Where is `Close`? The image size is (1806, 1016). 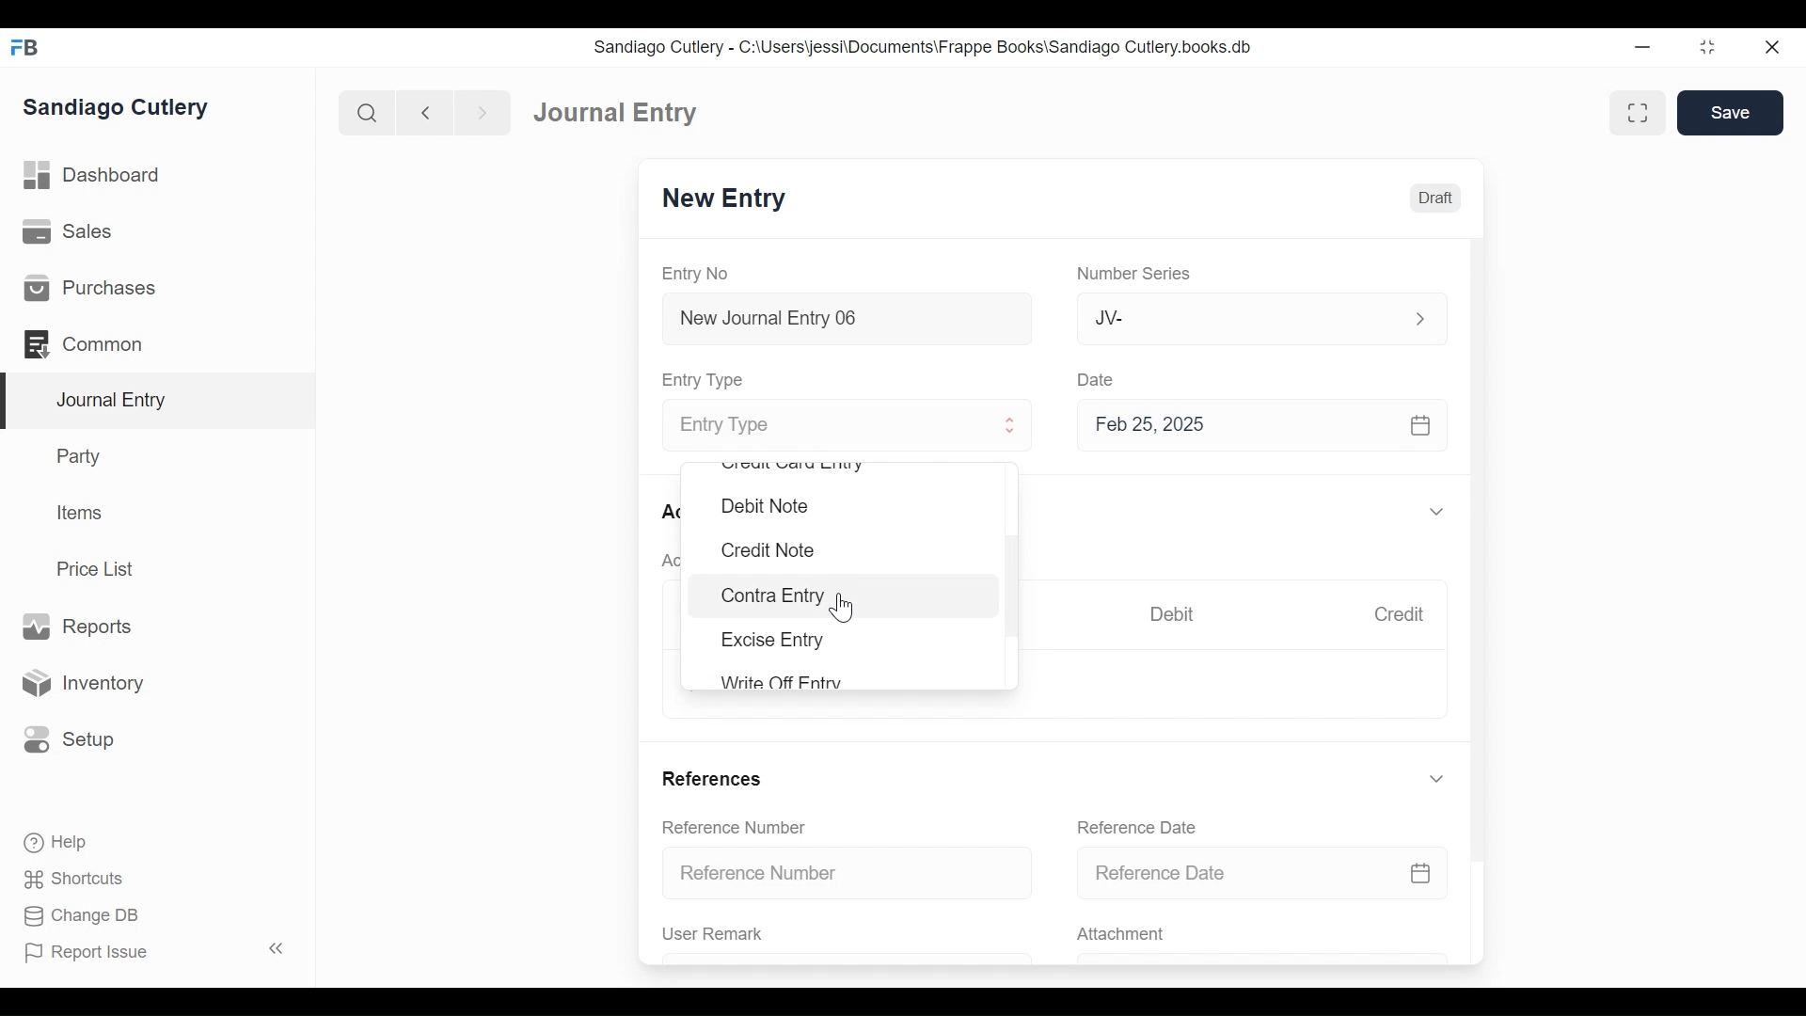
Close is located at coordinates (1775, 46).